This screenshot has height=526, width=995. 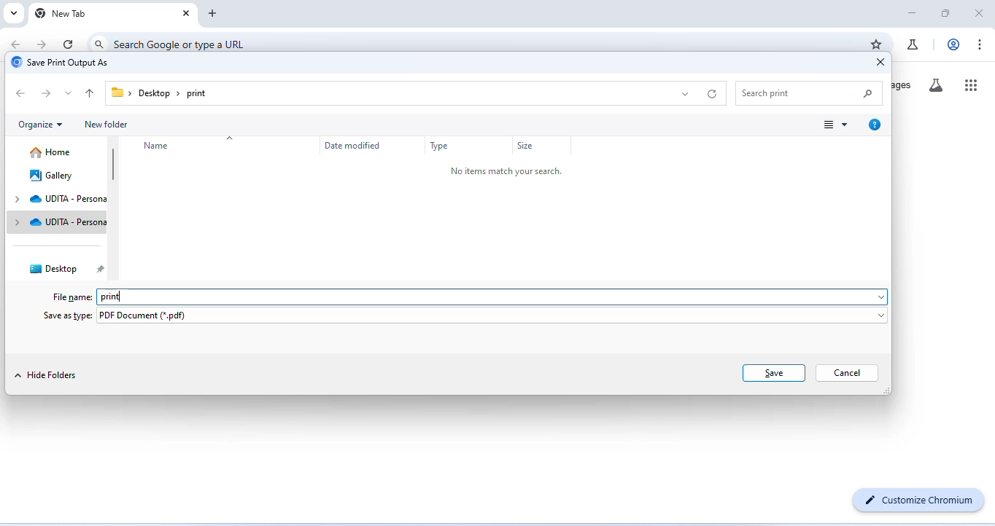 I want to click on account, so click(x=954, y=44).